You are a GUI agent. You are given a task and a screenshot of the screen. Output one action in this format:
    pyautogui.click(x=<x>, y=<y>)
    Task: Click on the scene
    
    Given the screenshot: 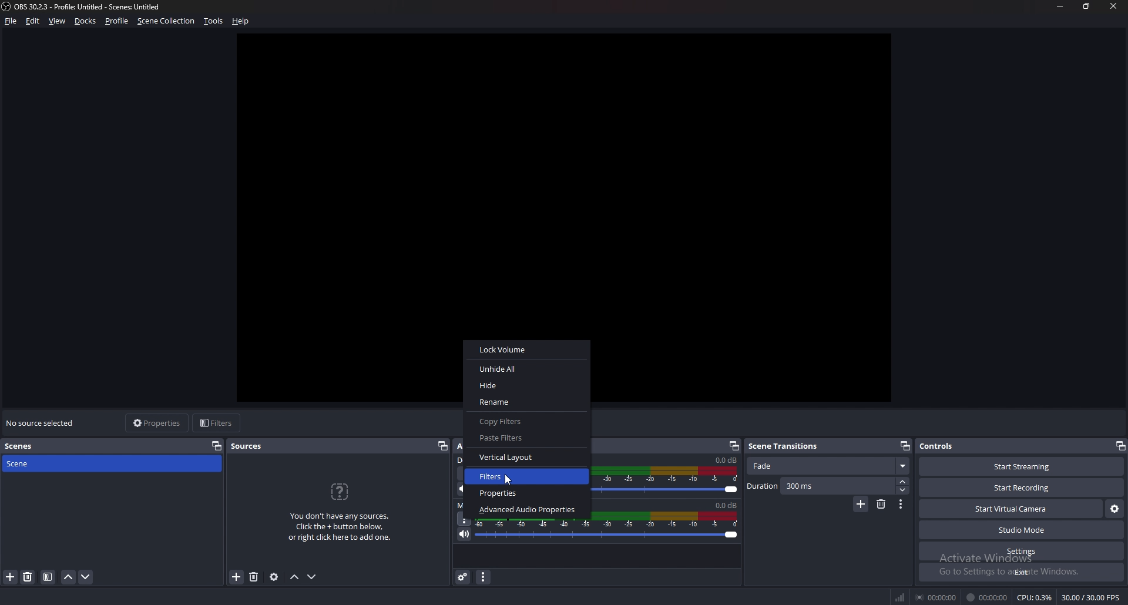 What is the action you would take?
    pyautogui.click(x=35, y=463)
    